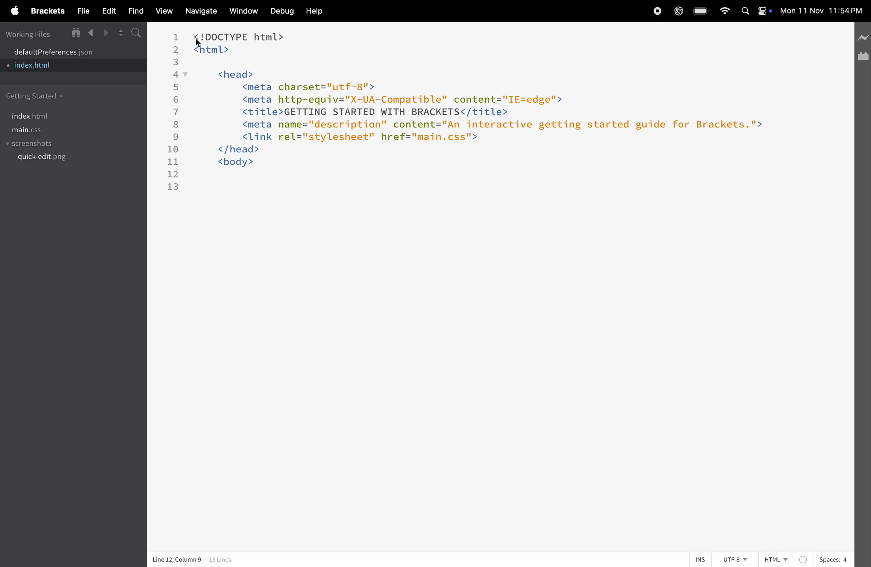  I want to click on file, so click(81, 11).